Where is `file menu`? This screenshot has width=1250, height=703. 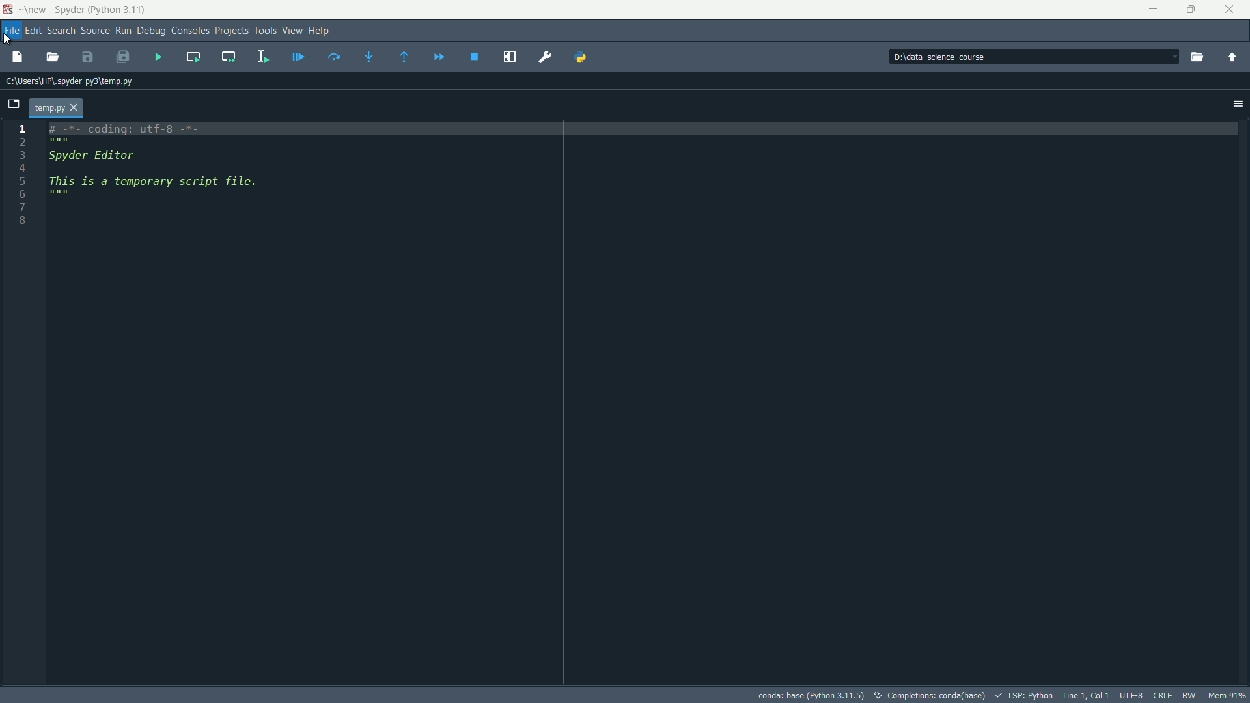
file menu is located at coordinates (12, 30).